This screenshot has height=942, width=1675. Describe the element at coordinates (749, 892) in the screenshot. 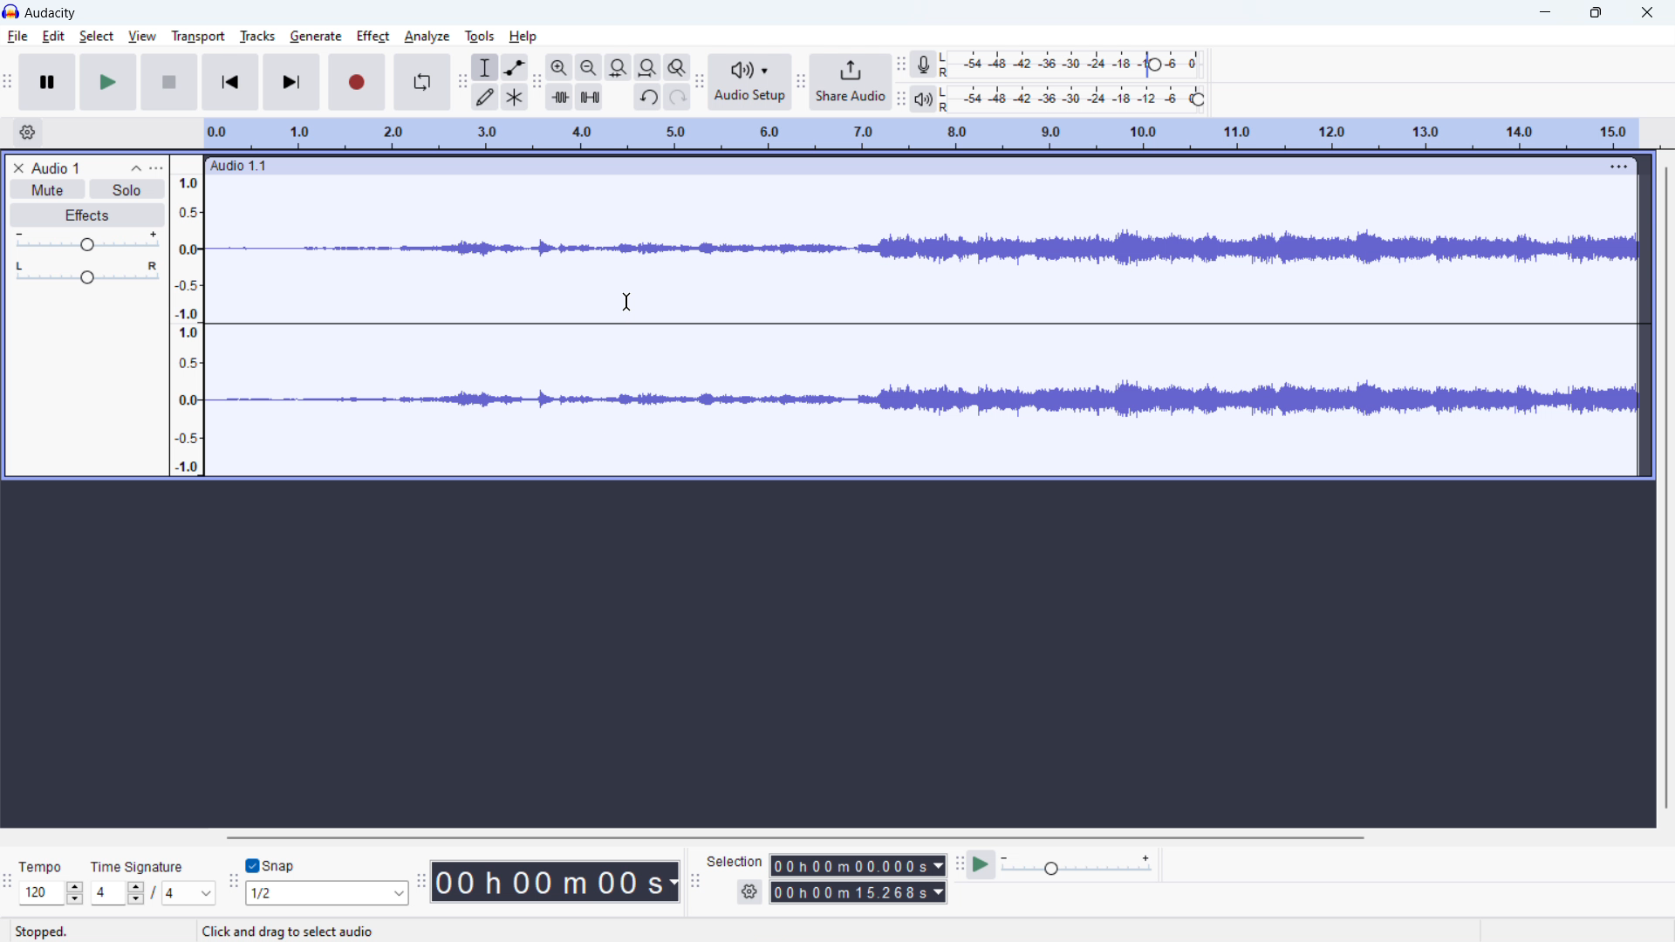

I see `settings` at that location.